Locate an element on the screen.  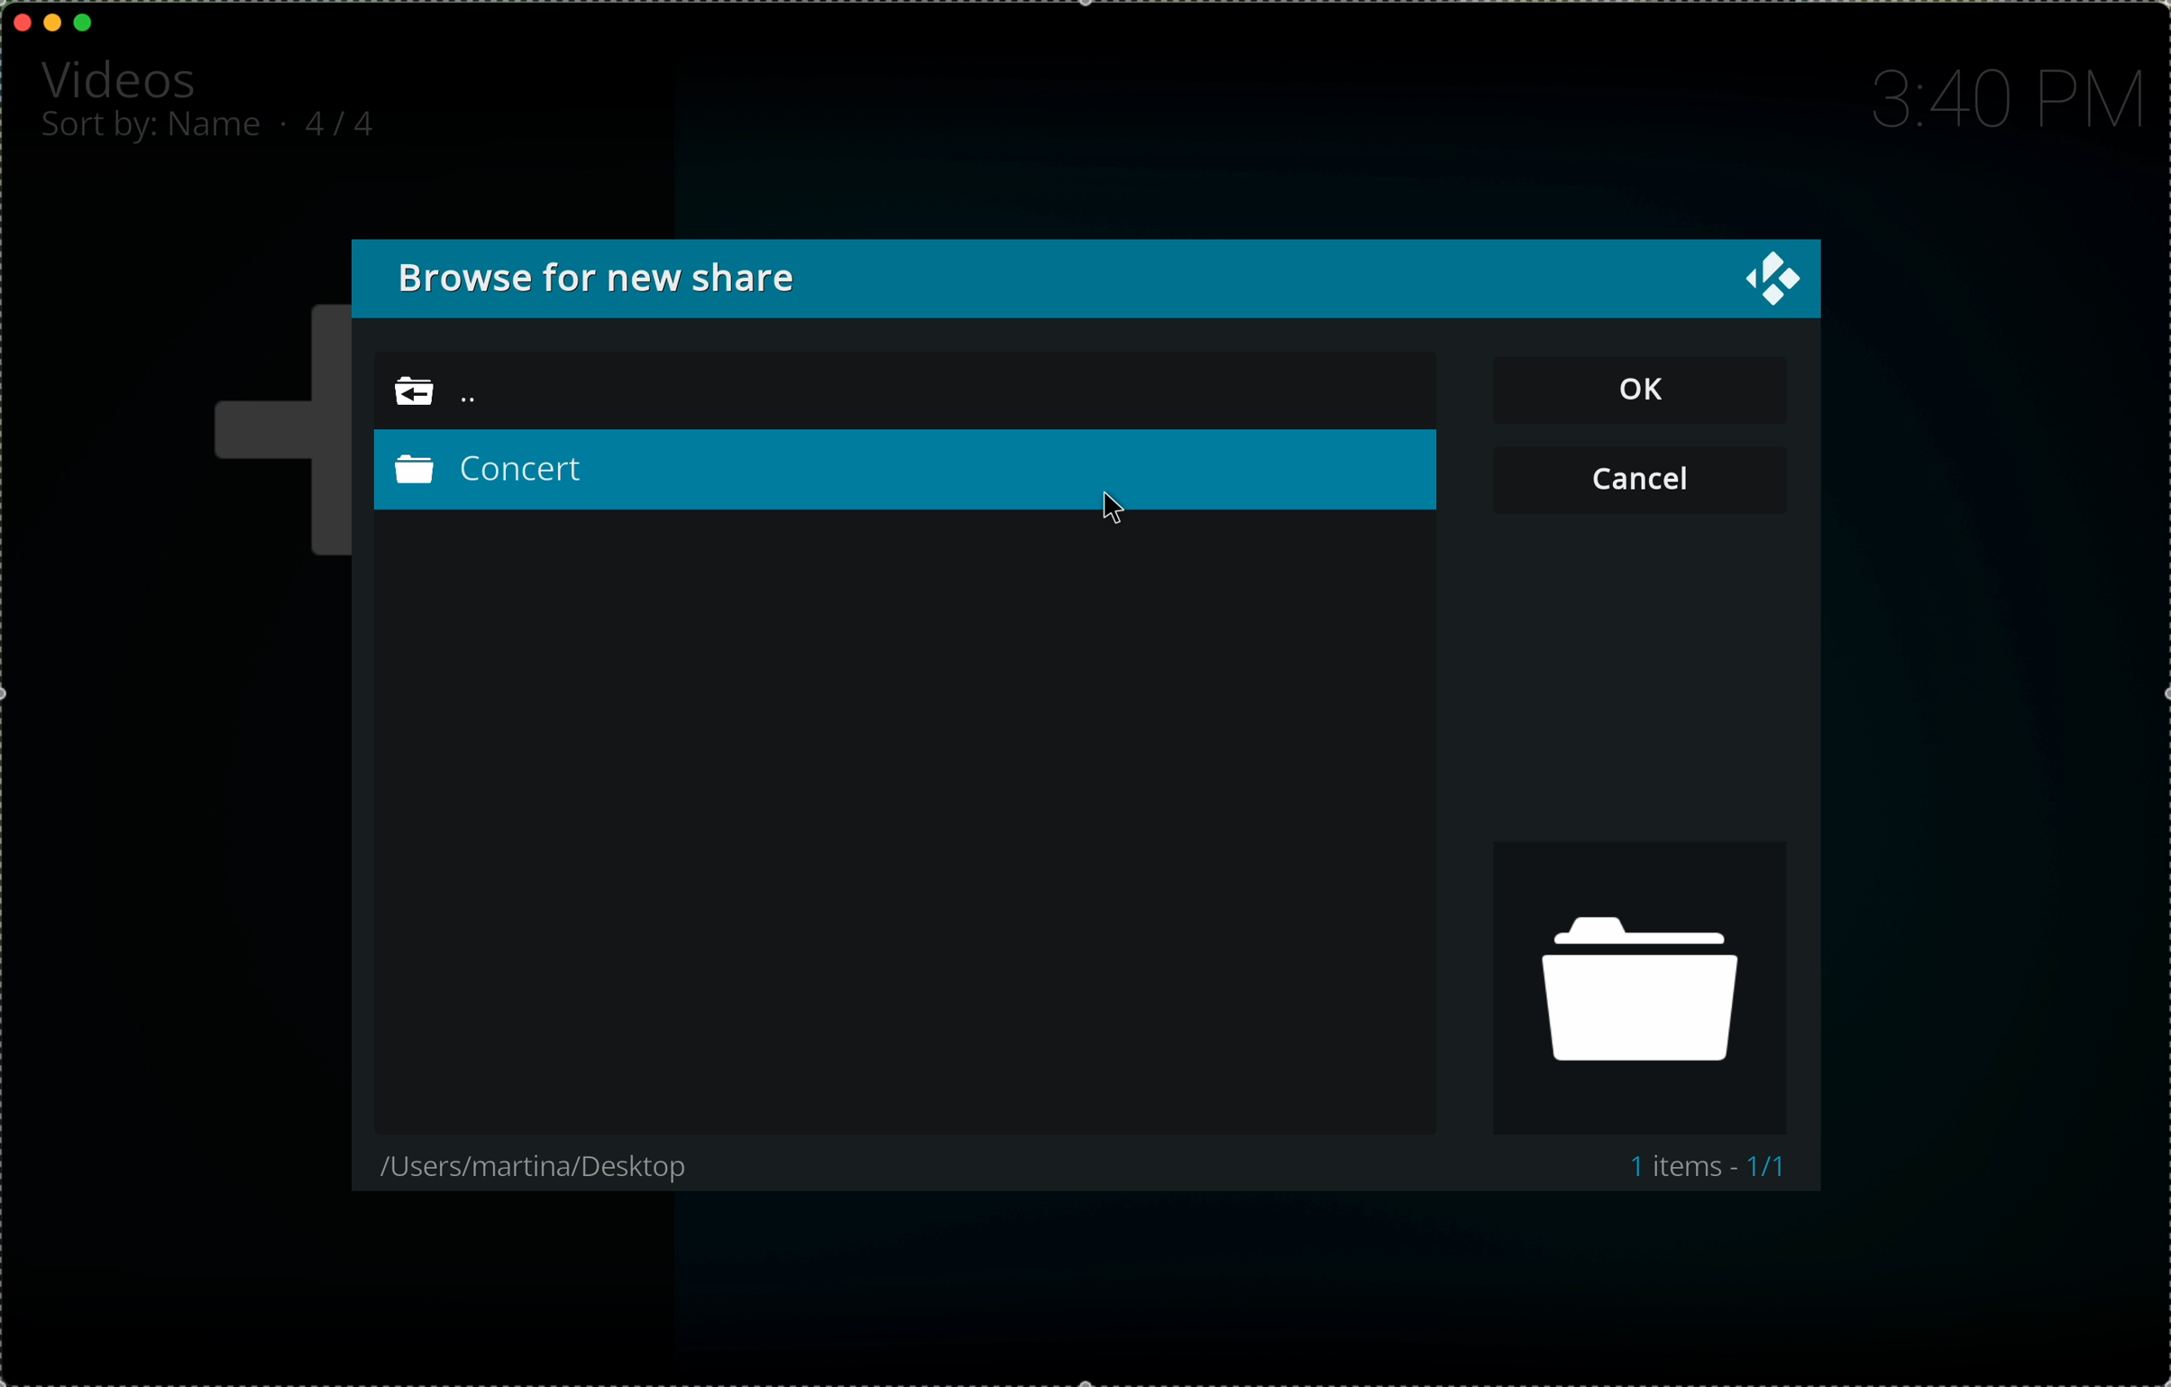
folder icon is located at coordinates (1643, 988).